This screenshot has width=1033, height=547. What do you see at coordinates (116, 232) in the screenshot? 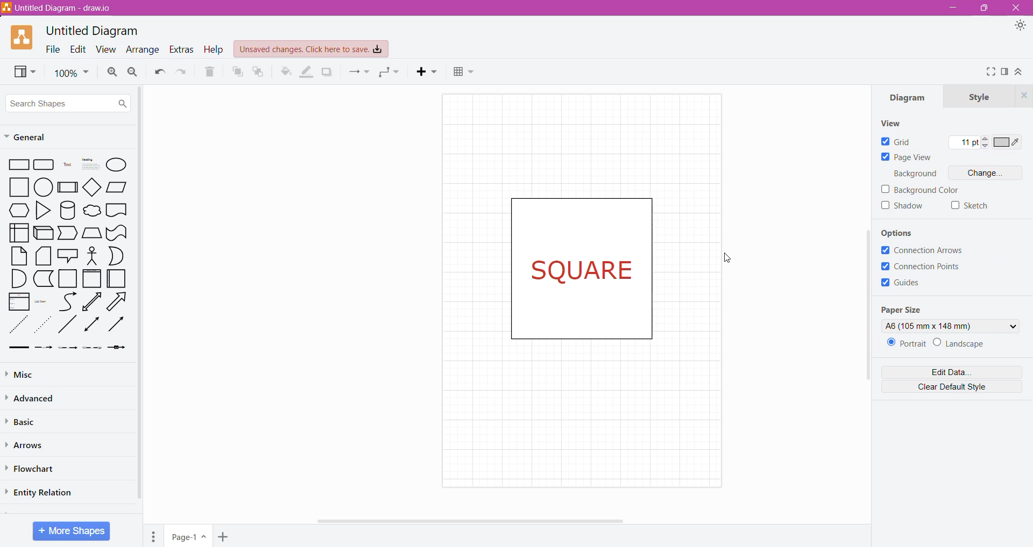
I see `Curved Rectangle` at bounding box center [116, 232].